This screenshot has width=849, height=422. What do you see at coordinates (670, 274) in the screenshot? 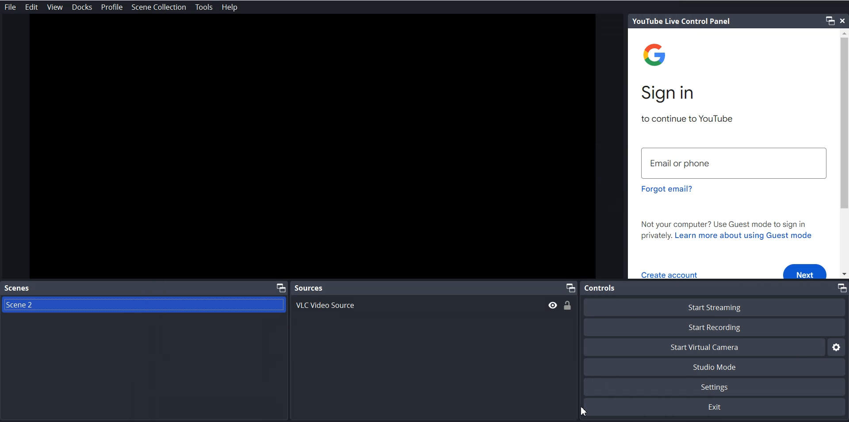
I see `Create account` at bounding box center [670, 274].